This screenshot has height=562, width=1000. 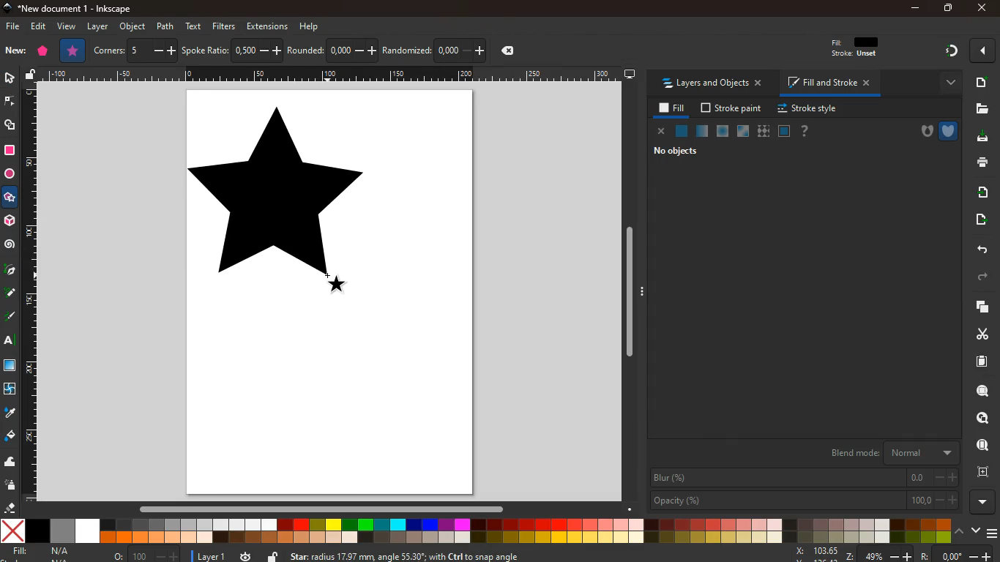 What do you see at coordinates (332, 49) in the screenshot?
I see `rounded` at bounding box center [332, 49].